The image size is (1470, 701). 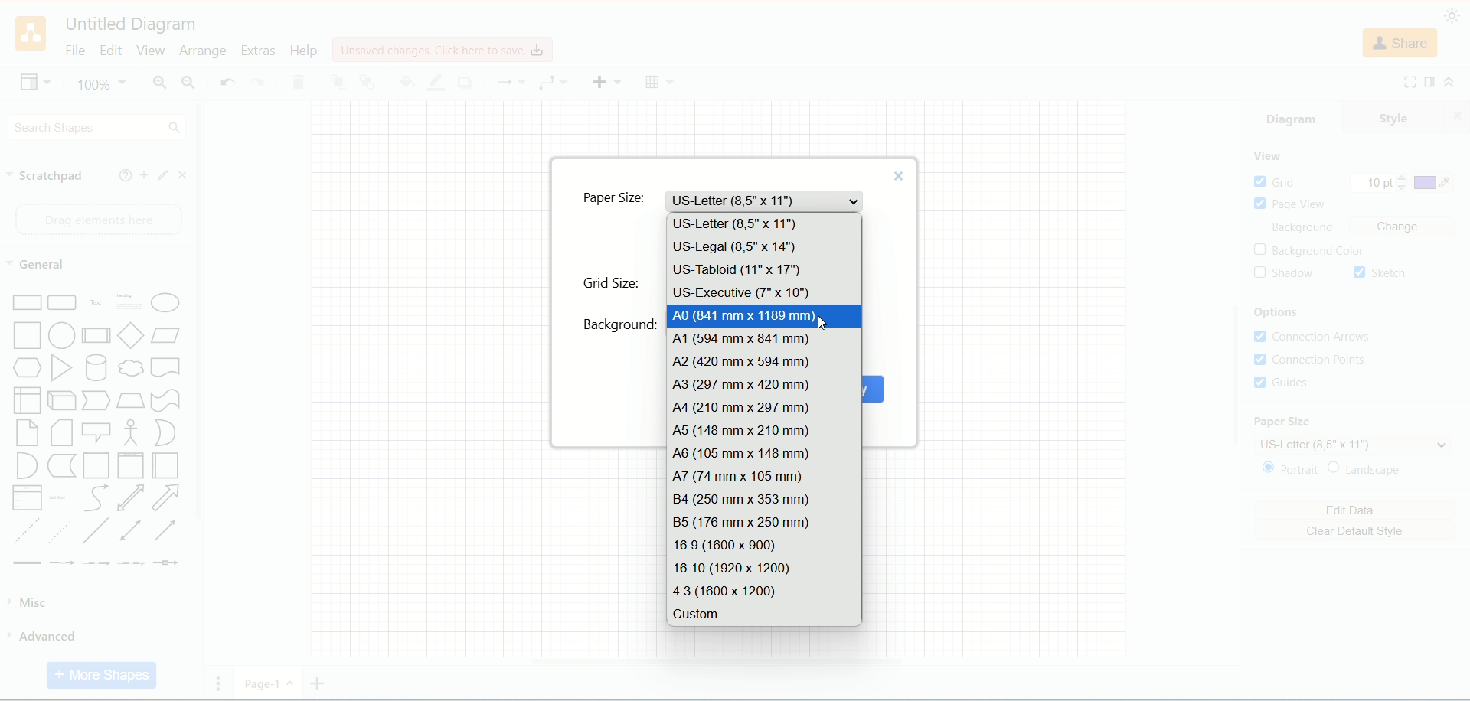 What do you see at coordinates (660, 82) in the screenshot?
I see `Table` at bounding box center [660, 82].